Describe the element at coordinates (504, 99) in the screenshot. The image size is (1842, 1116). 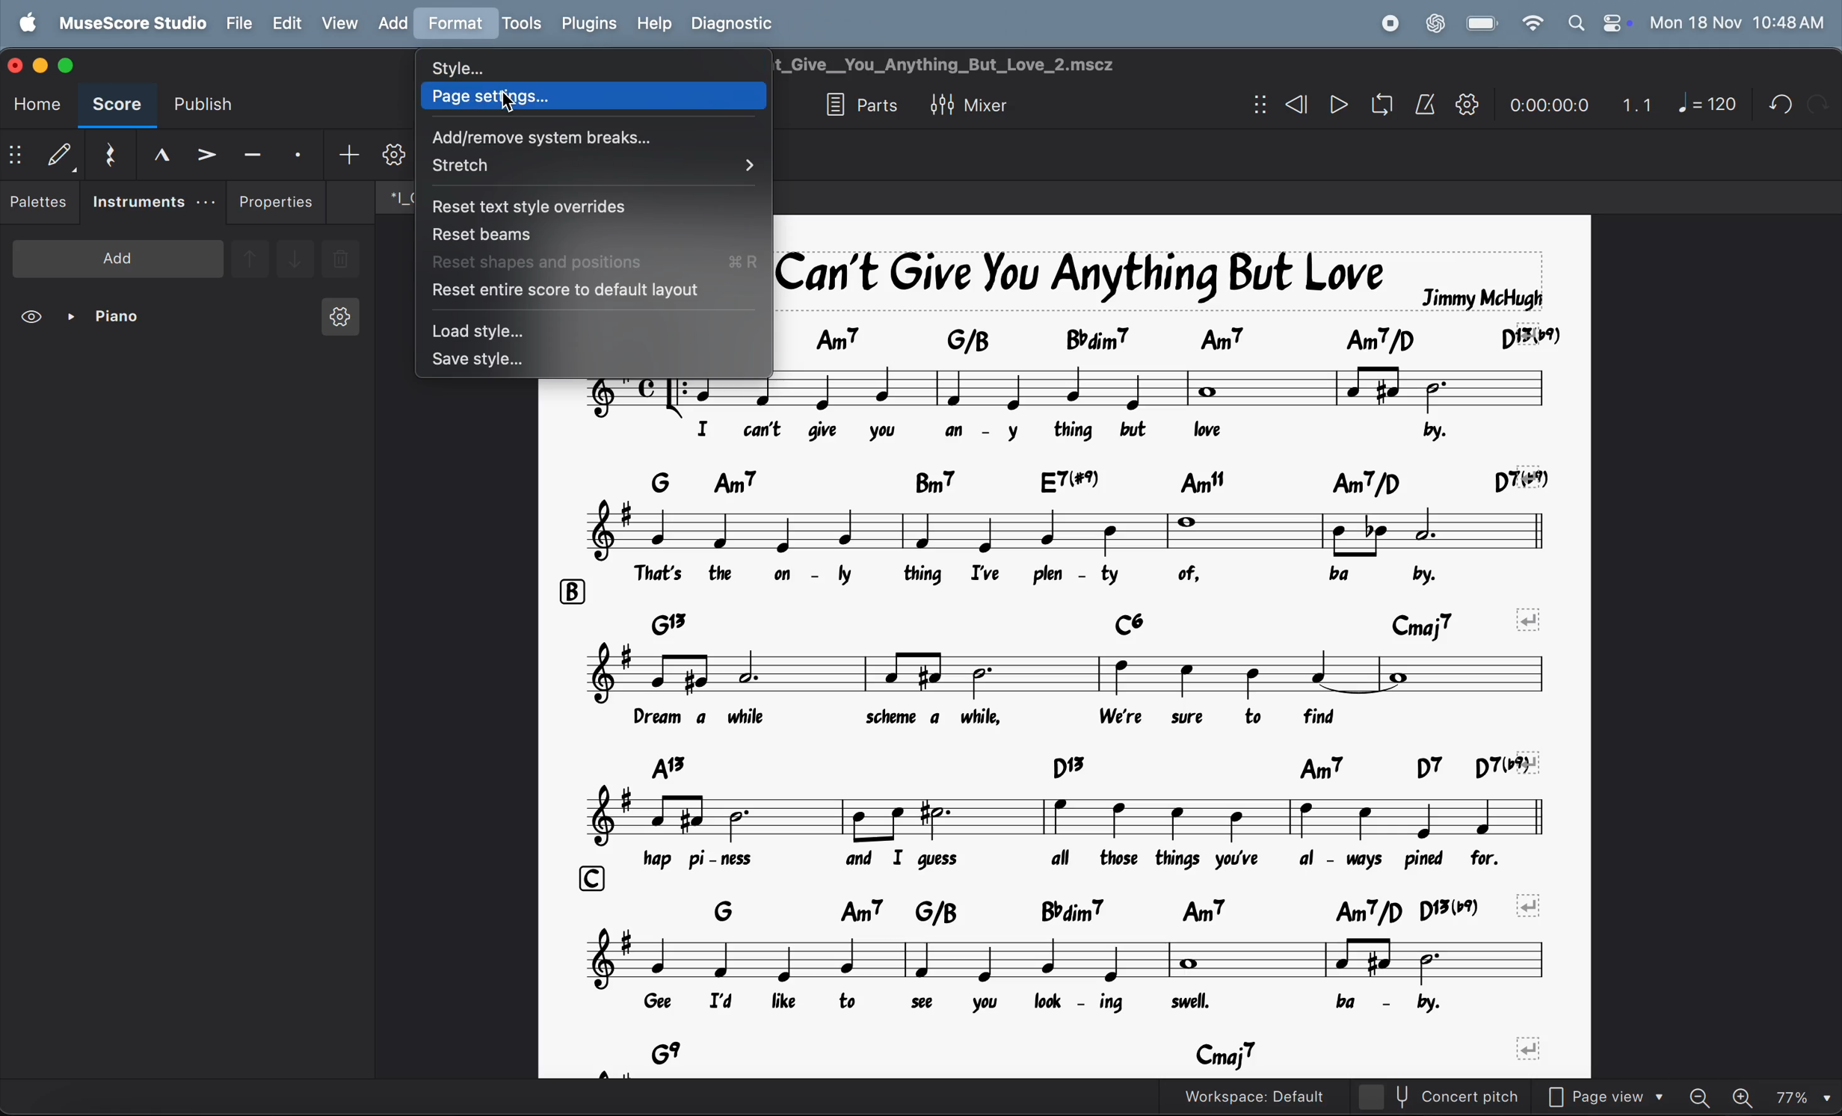
I see `cursor` at that location.